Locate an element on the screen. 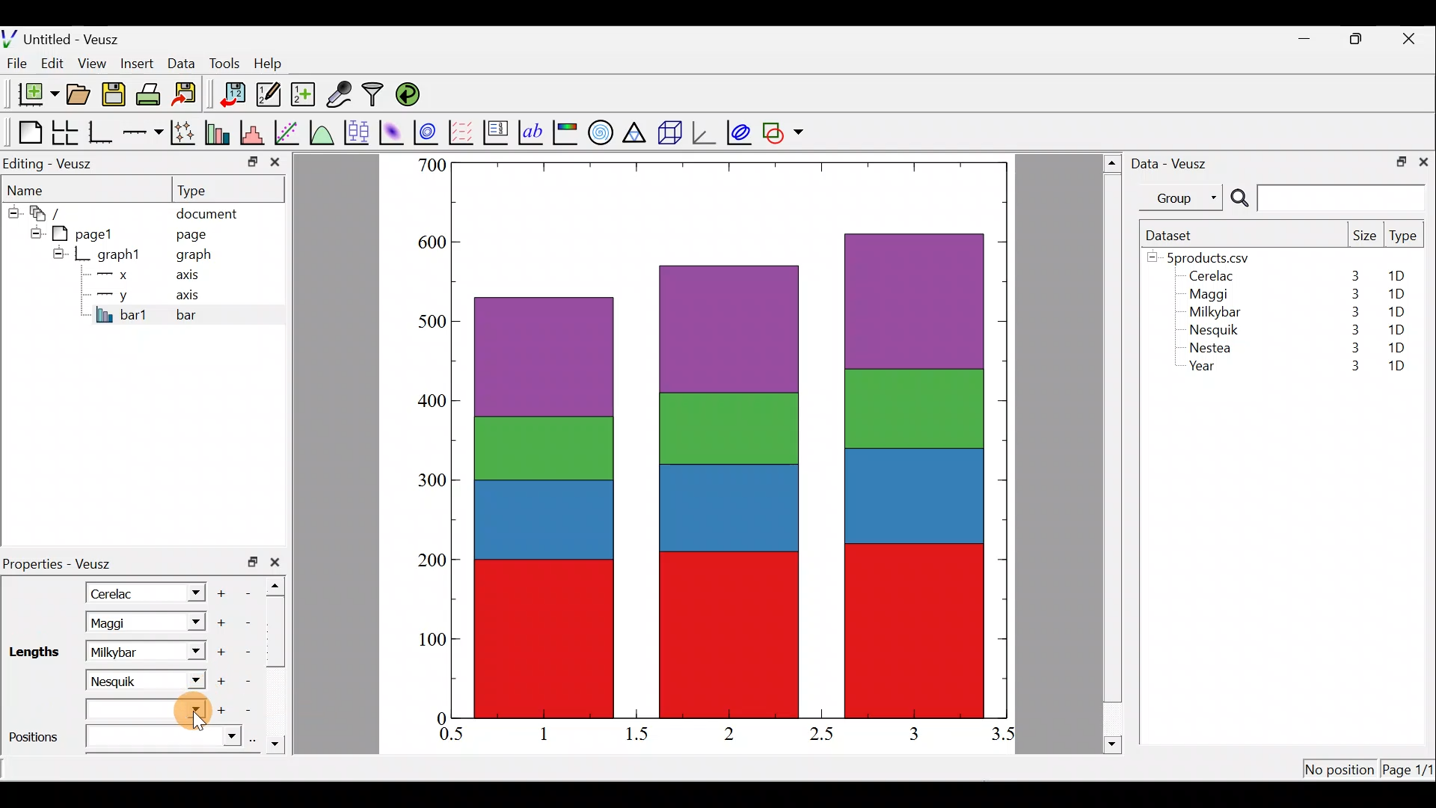 The width and height of the screenshot is (1436, 808). Cerelac is located at coordinates (1209, 277).